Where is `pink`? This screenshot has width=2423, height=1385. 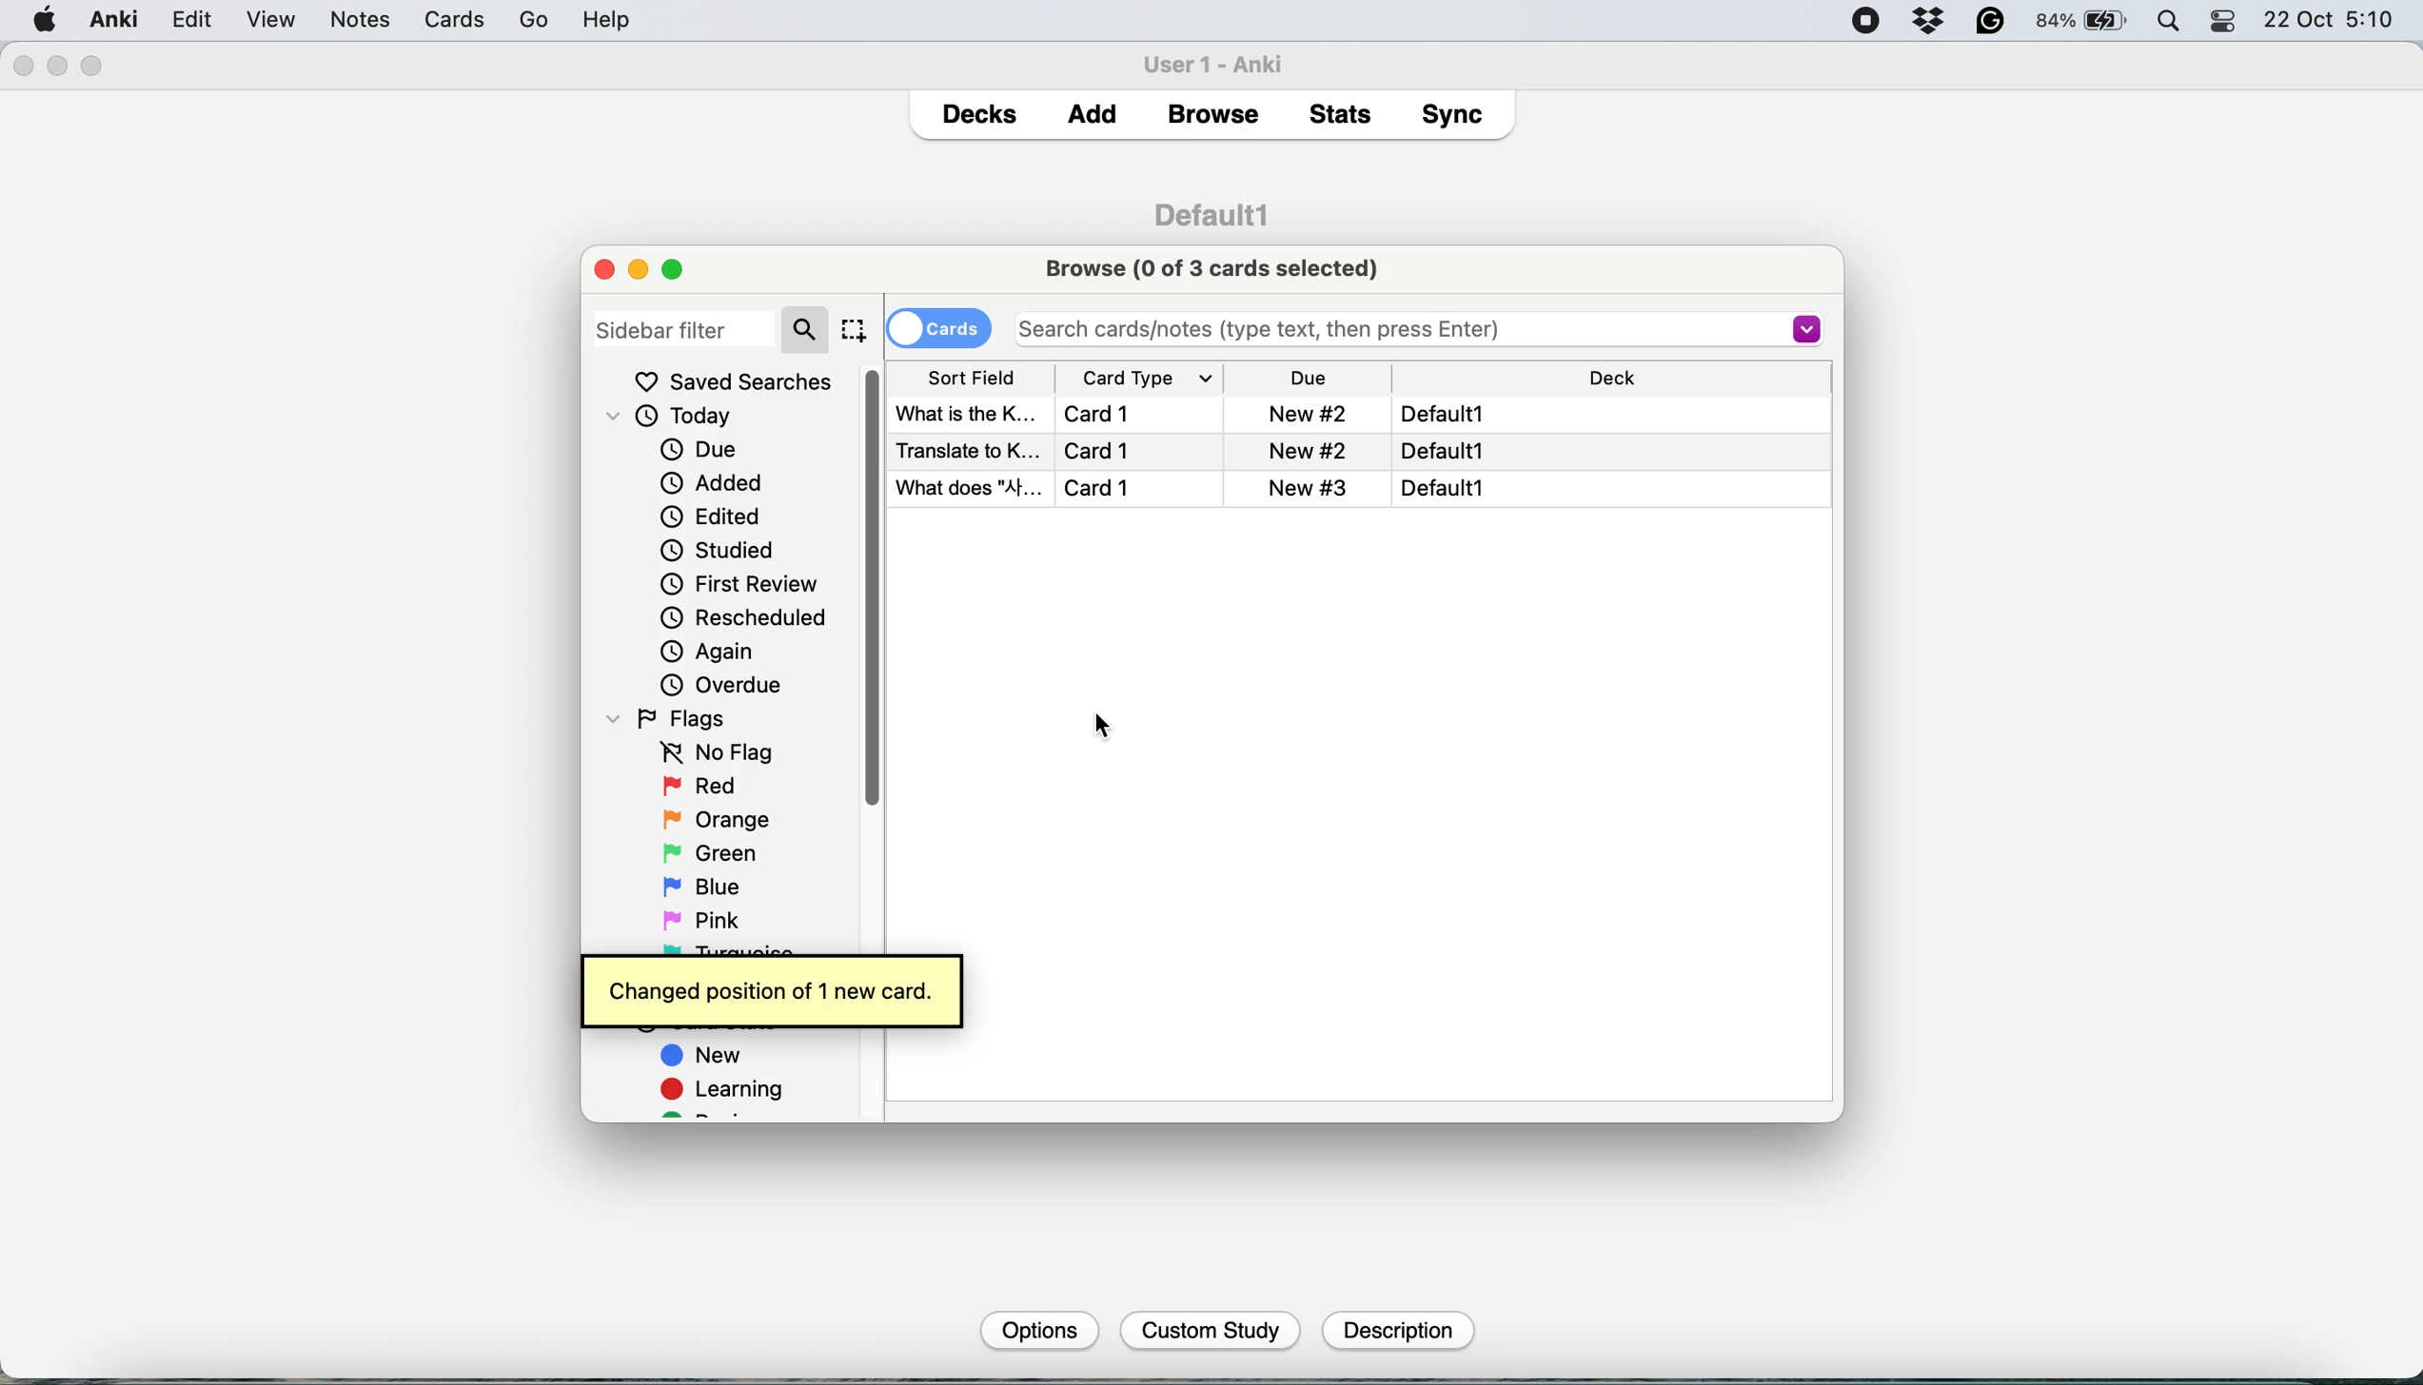 pink is located at coordinates (706, 918).